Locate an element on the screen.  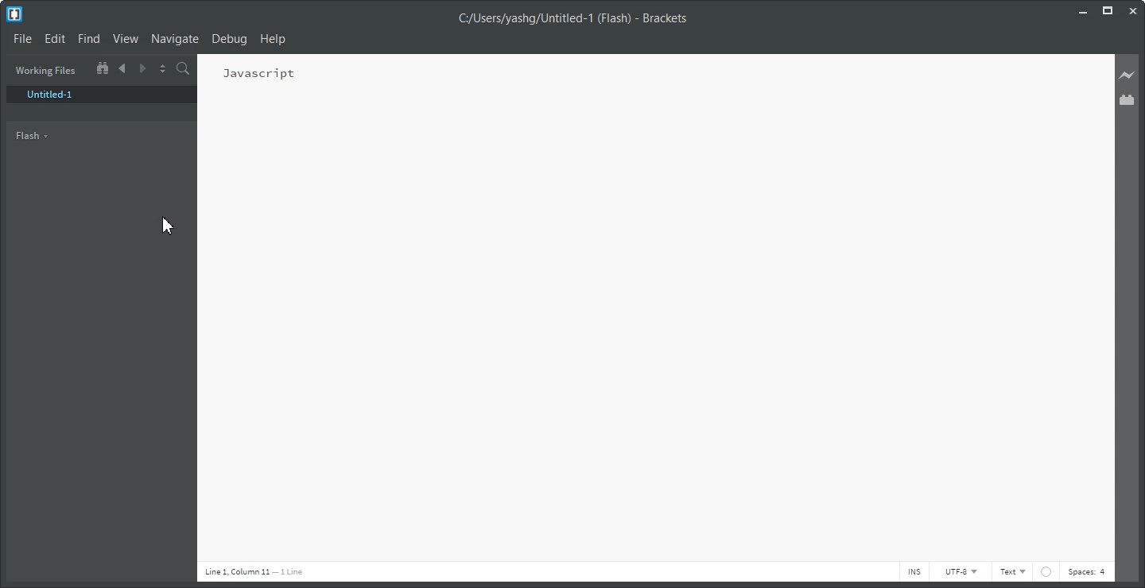
Live Preview is located at coordinates (1128, 75).